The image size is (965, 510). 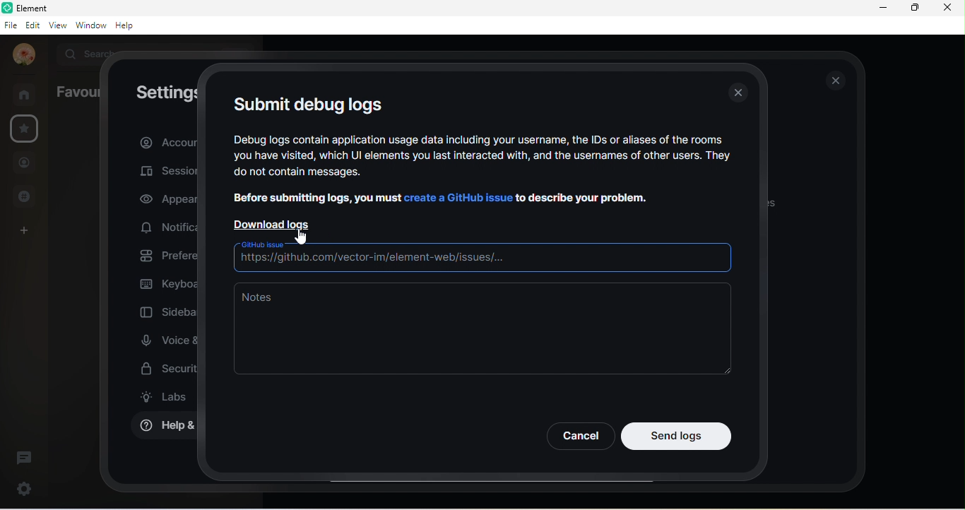 I want to click on maximize, so click(x=914, y=8).